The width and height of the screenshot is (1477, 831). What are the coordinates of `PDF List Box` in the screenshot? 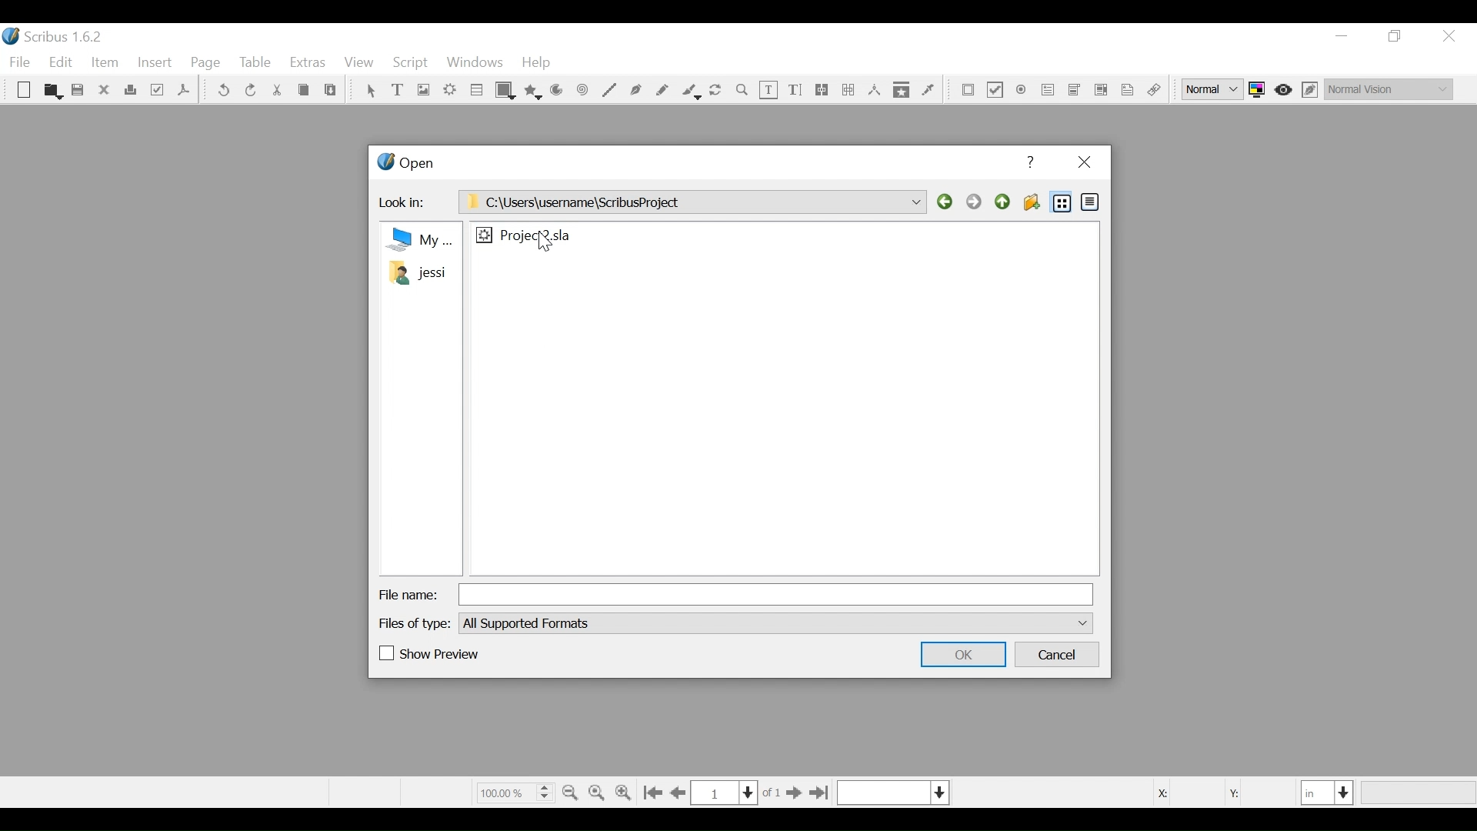 It's located at (1074, 90).